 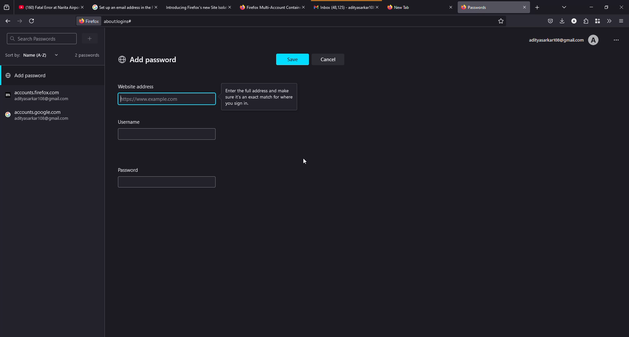 I want to click on type, so click(x=152, y=99).